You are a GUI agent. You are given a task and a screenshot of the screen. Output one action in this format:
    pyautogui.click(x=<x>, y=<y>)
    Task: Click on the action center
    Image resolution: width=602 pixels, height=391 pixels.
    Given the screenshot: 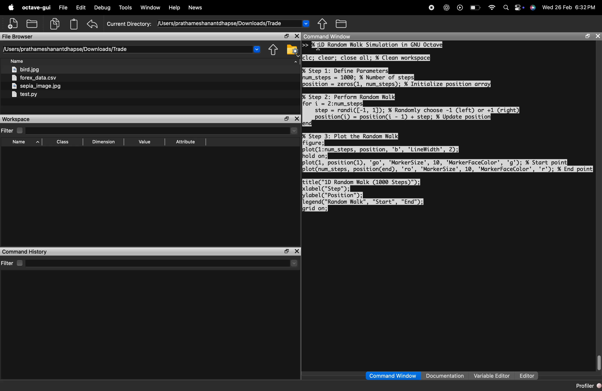 What is the action you would take?
    pyautogui.click(x=520, y=8)
    